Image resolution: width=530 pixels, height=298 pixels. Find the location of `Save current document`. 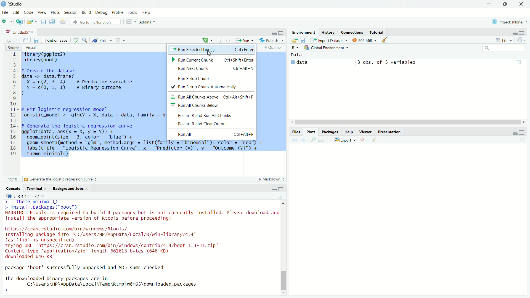

Save current document is located at coordinates (43, 22).